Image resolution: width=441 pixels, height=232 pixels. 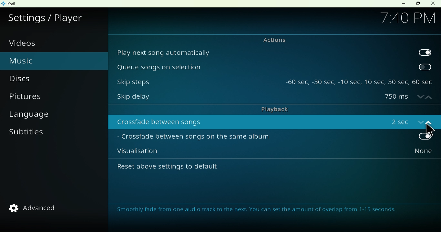 What do you see at coordinates (35, 98) in the screenshot?
I see `Pictures` at bounding box center [35, 98].